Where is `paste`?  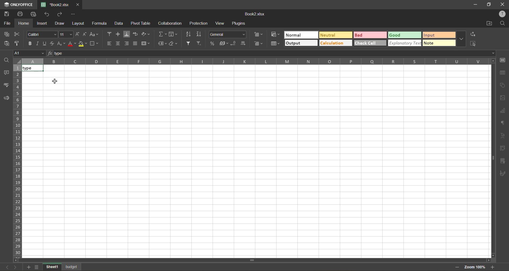 paste is located at coordinates (5, 43).